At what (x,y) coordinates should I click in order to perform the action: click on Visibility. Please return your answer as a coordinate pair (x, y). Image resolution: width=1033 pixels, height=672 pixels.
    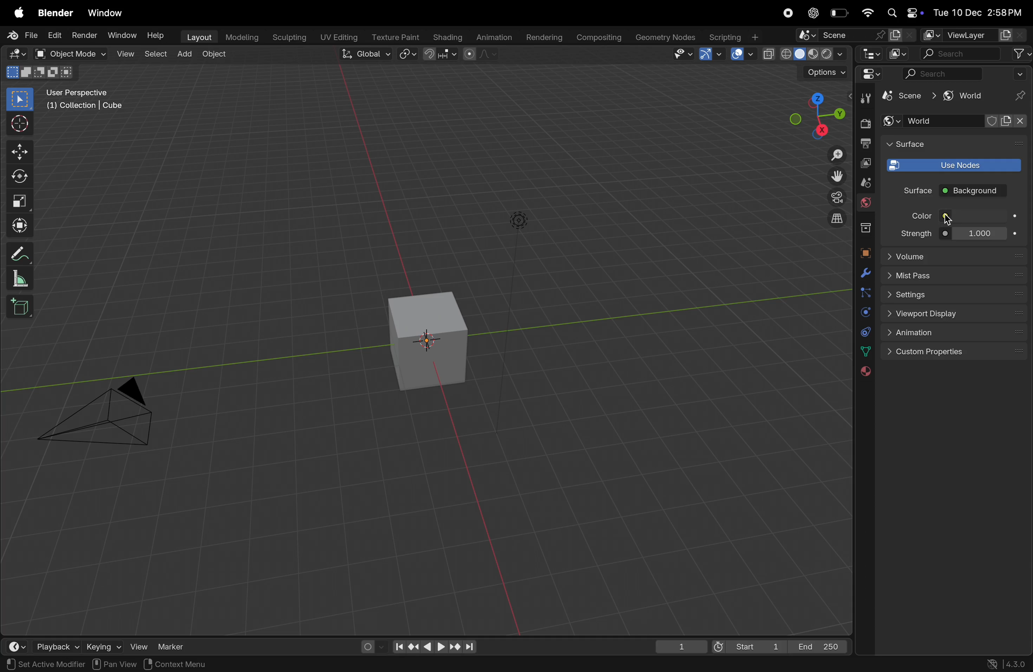
    Looking at the image, I should click on (684, 55).